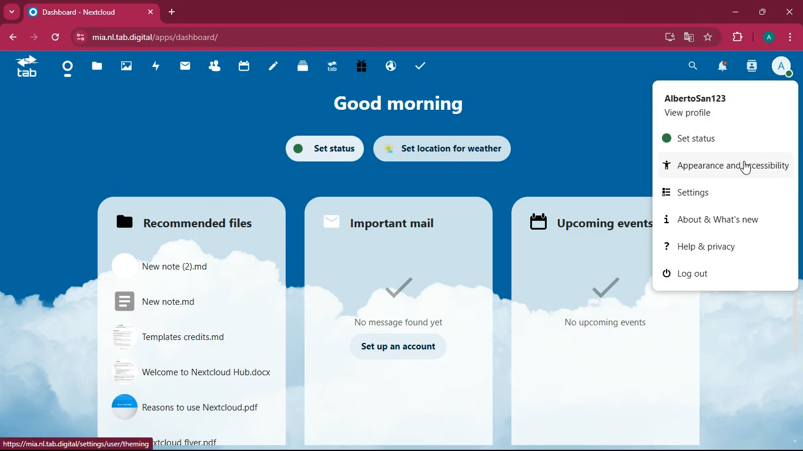 Image resolution: width=803 pixels, height=451 pixels. What do you see at coordinates (26, 66) in the screenshot?
I see `tab` at bounding box center [26, 66].